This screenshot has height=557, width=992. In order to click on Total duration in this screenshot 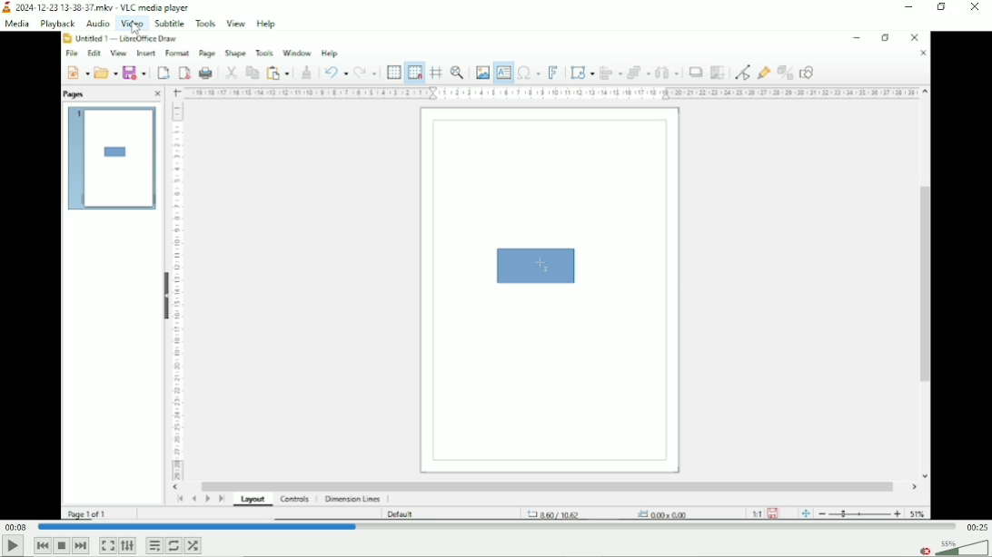, I will do `click(977, 526)`.